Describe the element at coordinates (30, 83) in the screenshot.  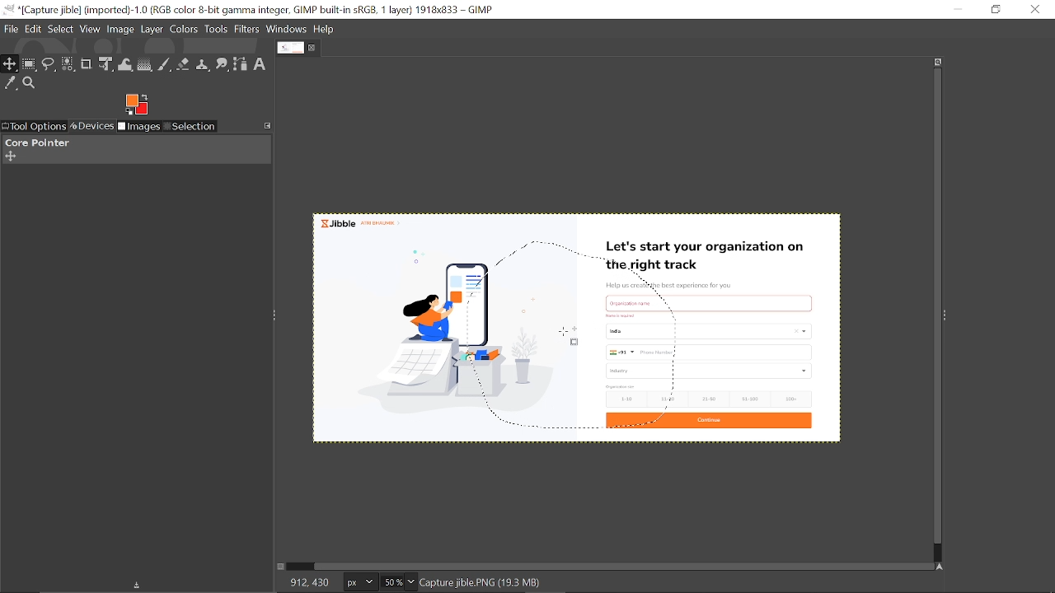
I see `Zoom tool` at that location.